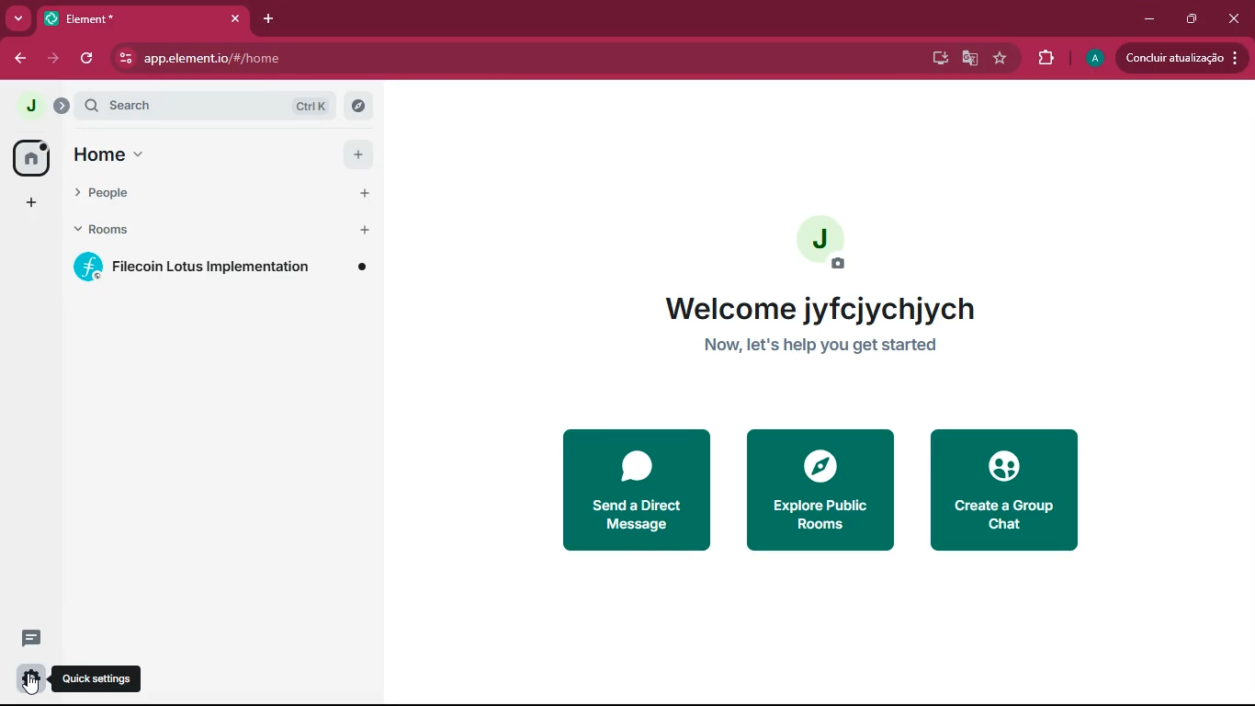 The width and height of the screenshot is (1255, 706). What do you see at coordinates (635, 489) in the screenshot?
I see `send` at bounding box center [635, 489].